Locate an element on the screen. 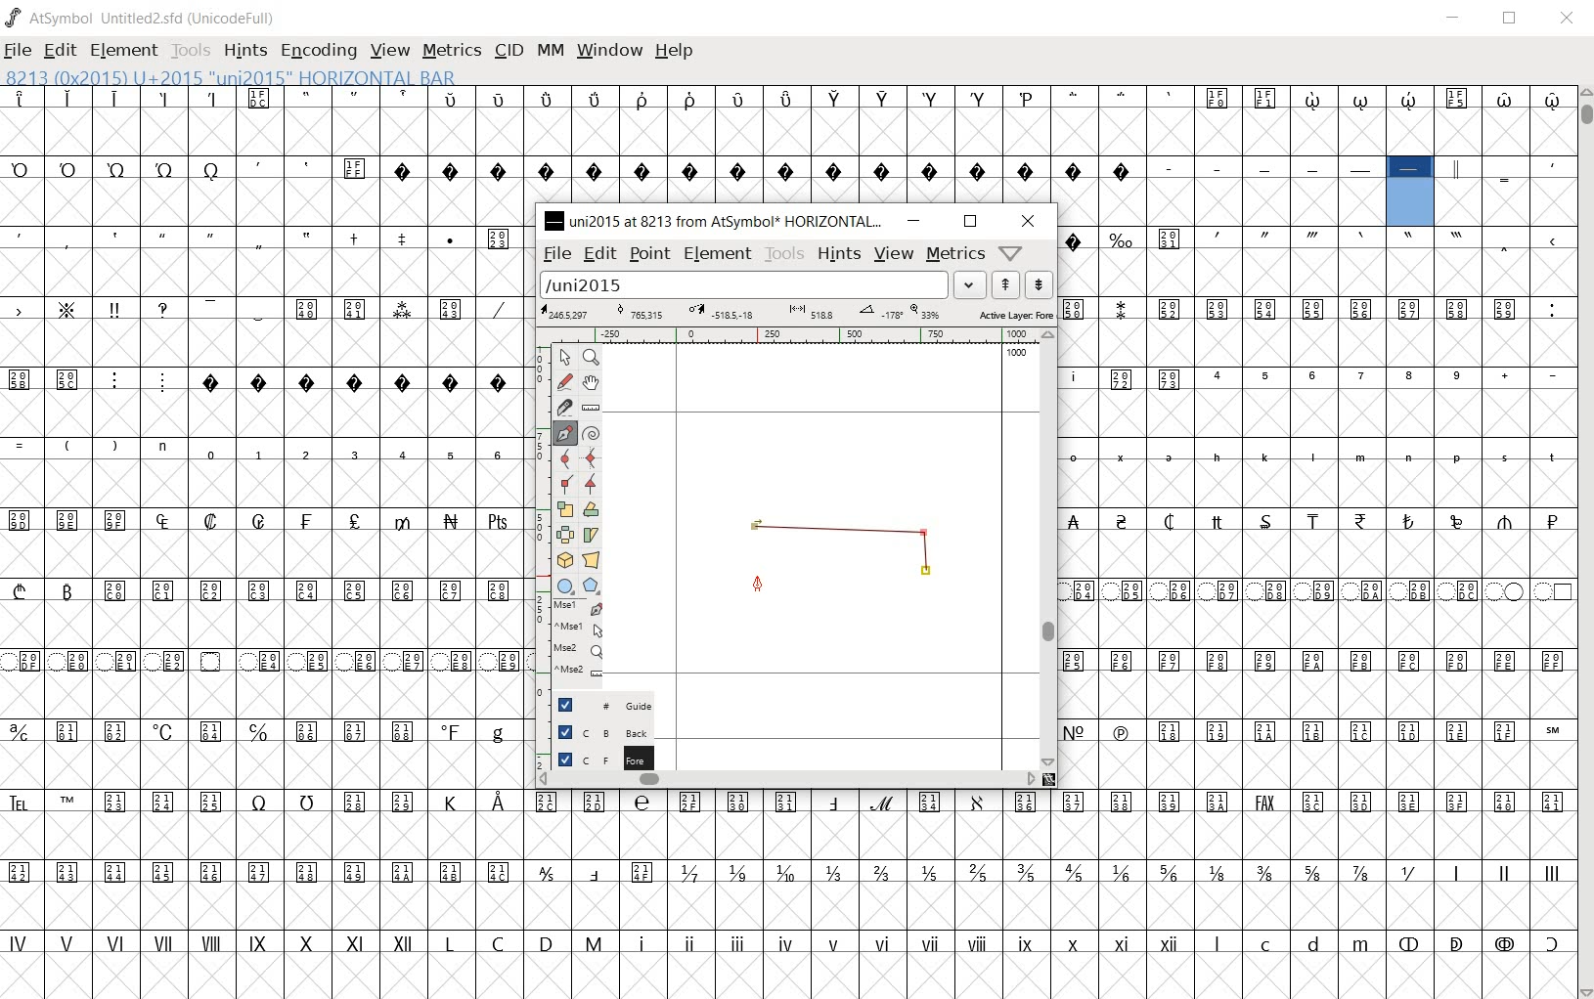 The width and height of the screenshot is (1594, 999). AtSymbol  Untitled2.sfd (UnicodeFull) is located at coordinates (142, 18).